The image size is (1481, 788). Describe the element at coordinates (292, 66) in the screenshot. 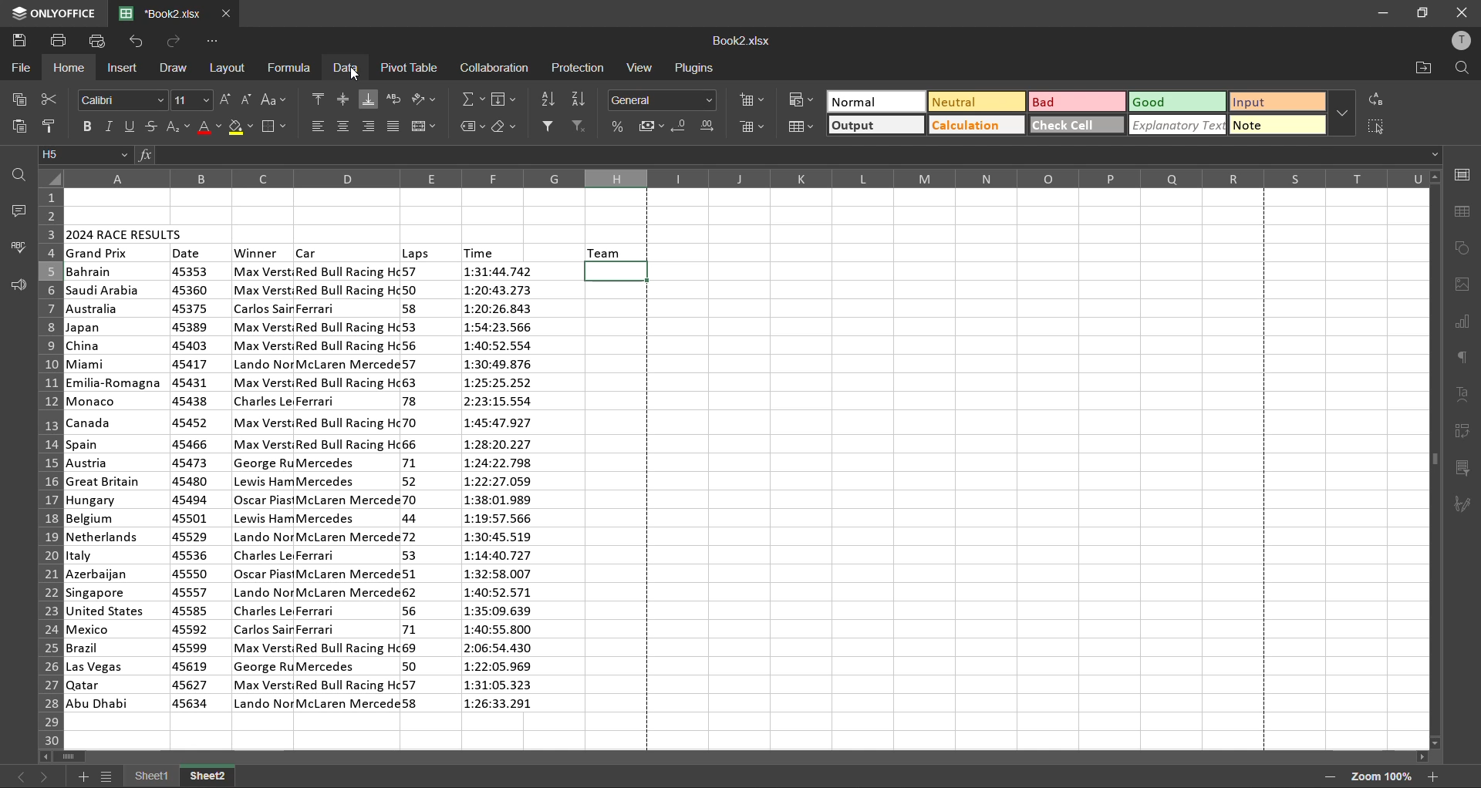

I see `formula` at that location.